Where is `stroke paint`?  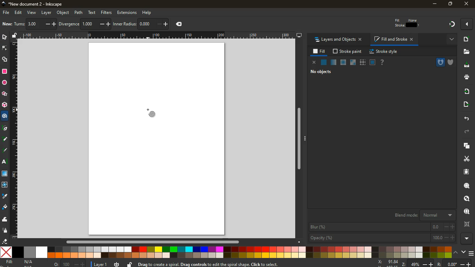
stroke paint is located at coordinates (348, 51).